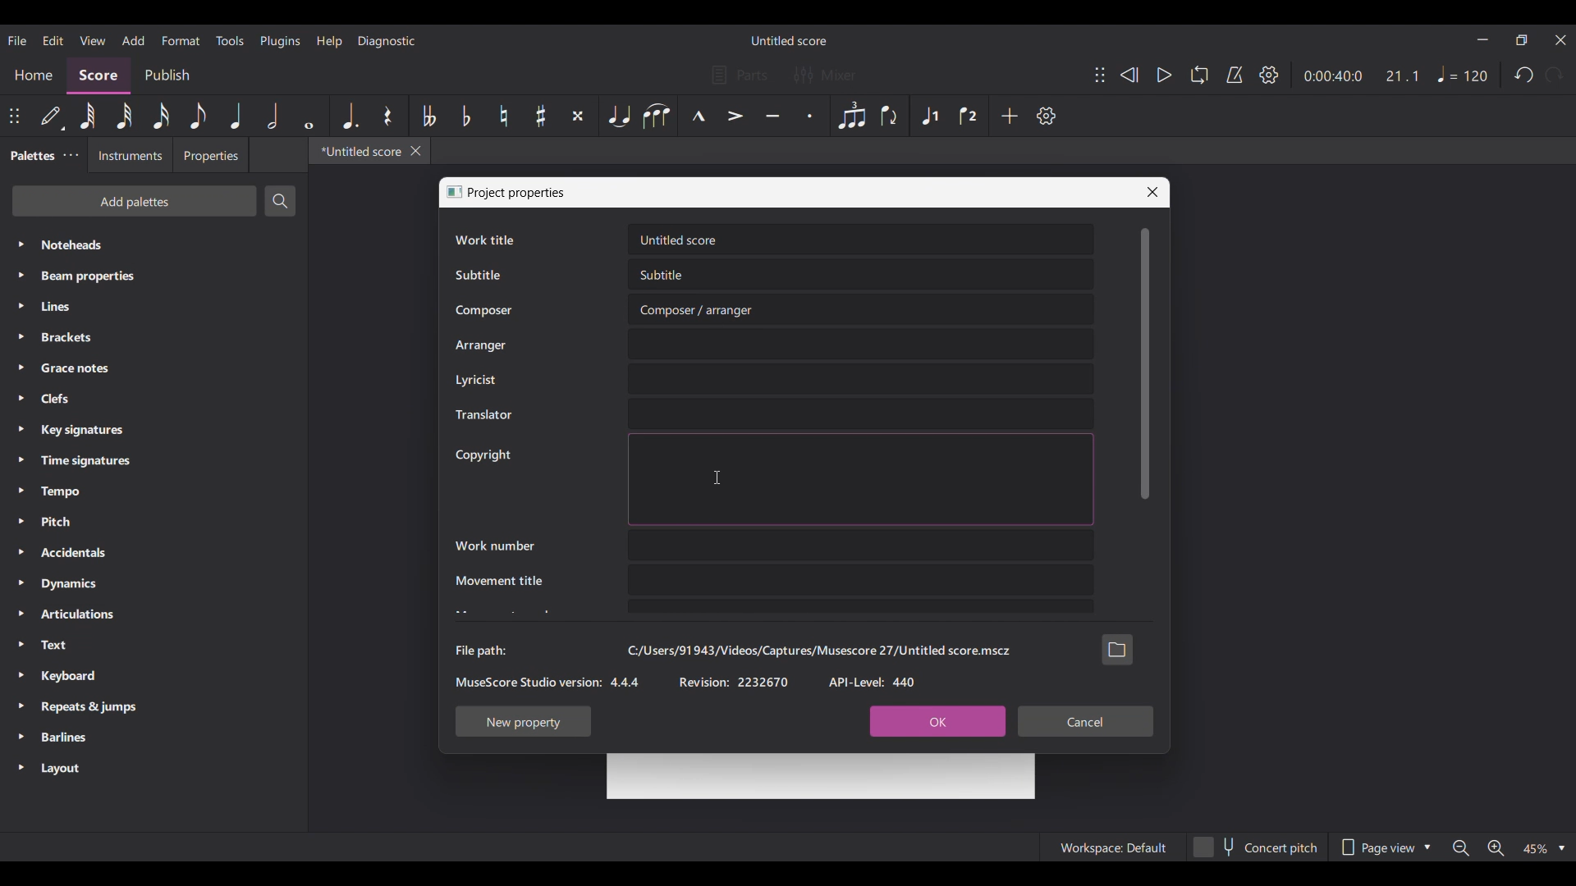  Describe the element at coordinates (504, 116) in the screenshot. I see `Toggle natural` at that location.